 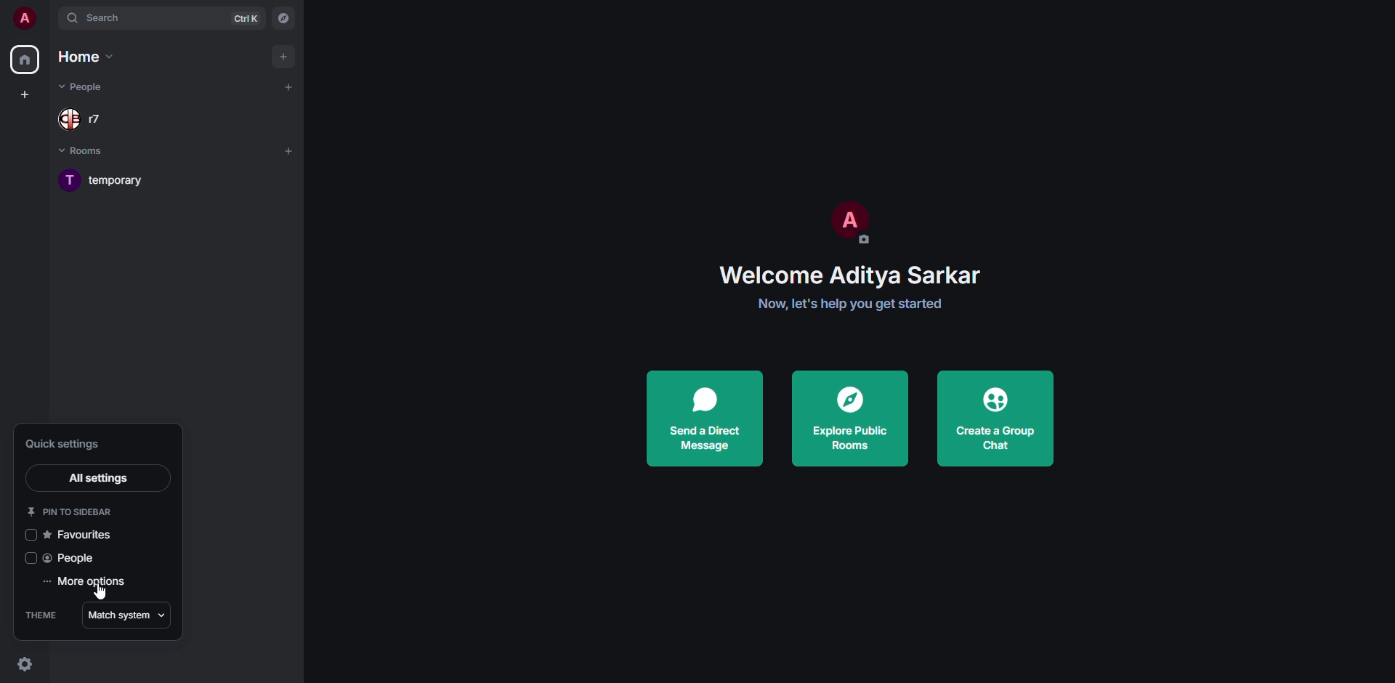 What do you see at coordinates (94, 479) in the screenshot?
I see `all settings` at bounding box center [94, 479].